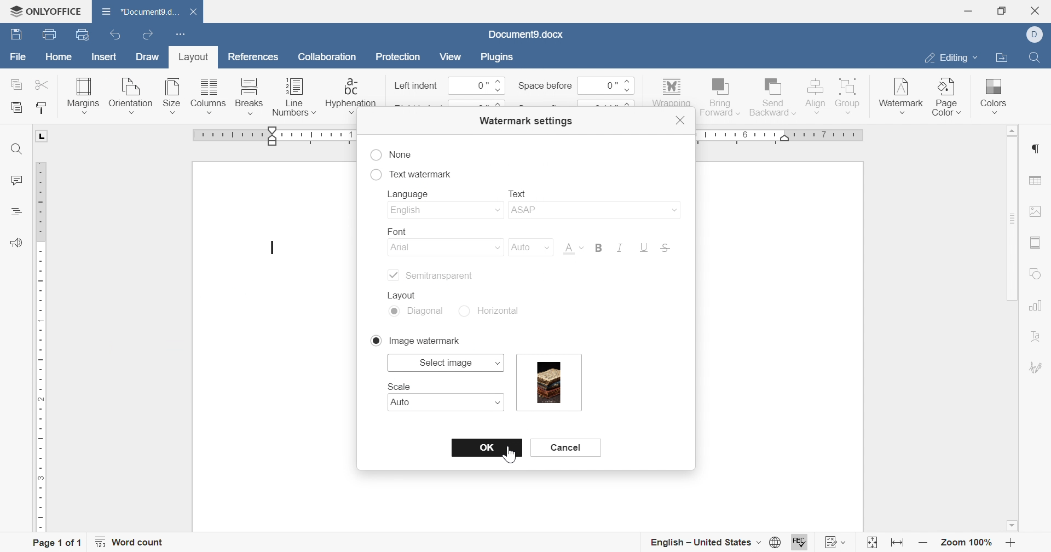 This screenshot has width=1051, height=552. Describe the element at coordinates (593, 212) in the screenshot. I see `asap` at that location.